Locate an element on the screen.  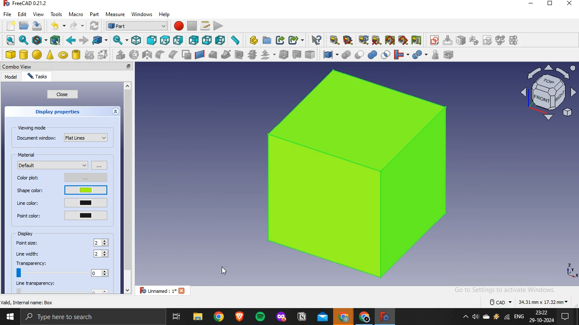
help is located at coordinates (165, 14).